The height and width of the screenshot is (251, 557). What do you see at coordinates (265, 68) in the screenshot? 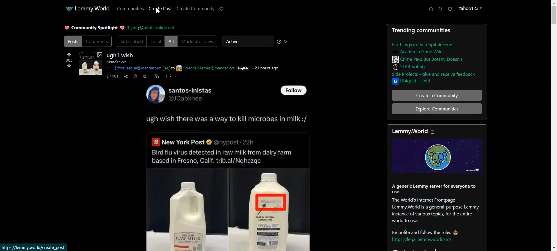
I see `21 hours ago` at bounding box center [265, 68].